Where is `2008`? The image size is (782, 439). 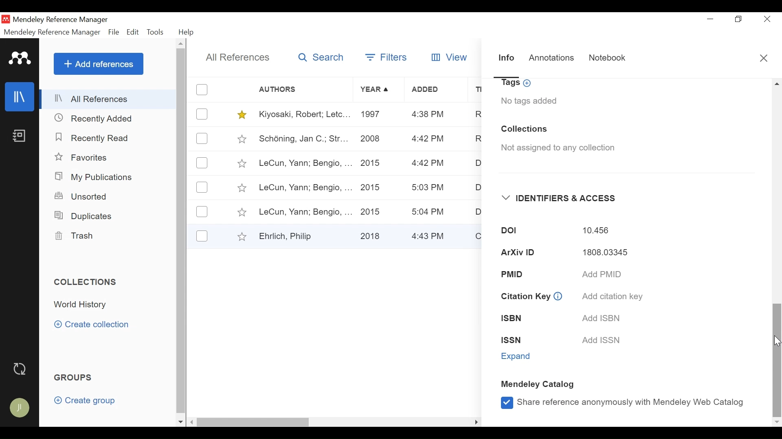
2008 is located at coordinates (371, 140).